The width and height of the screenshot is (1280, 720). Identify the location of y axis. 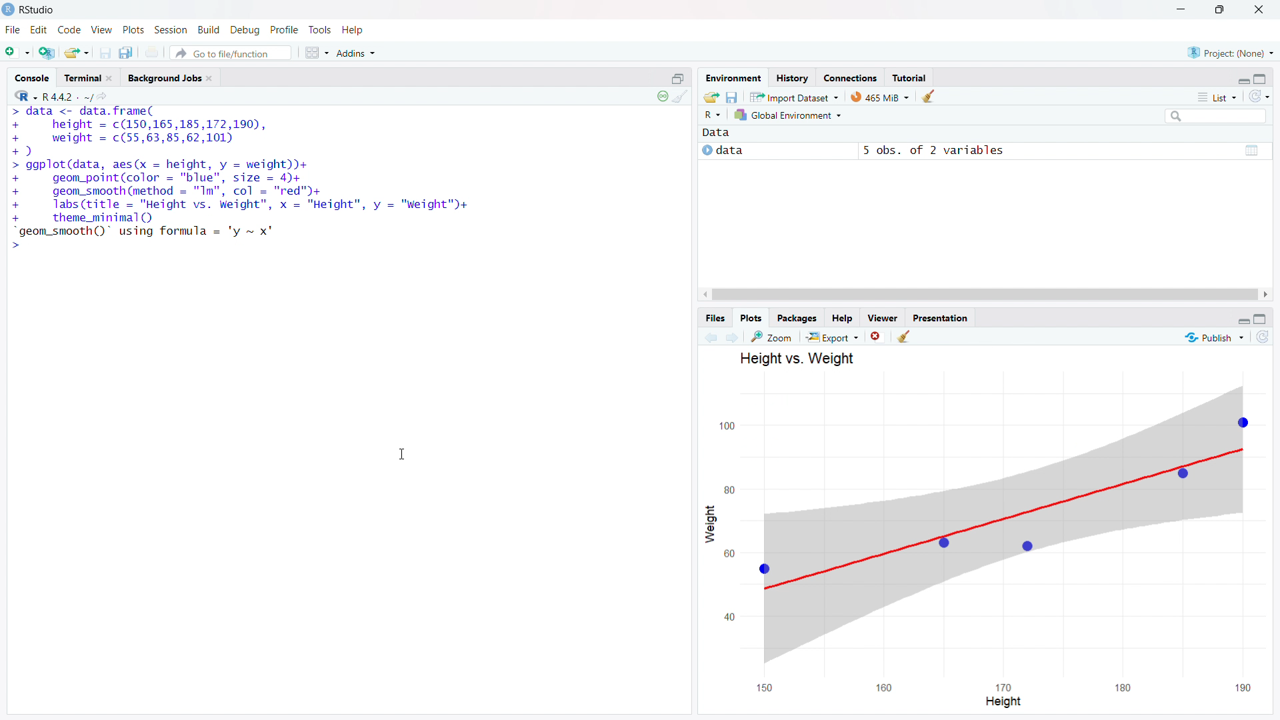
(730, 529).